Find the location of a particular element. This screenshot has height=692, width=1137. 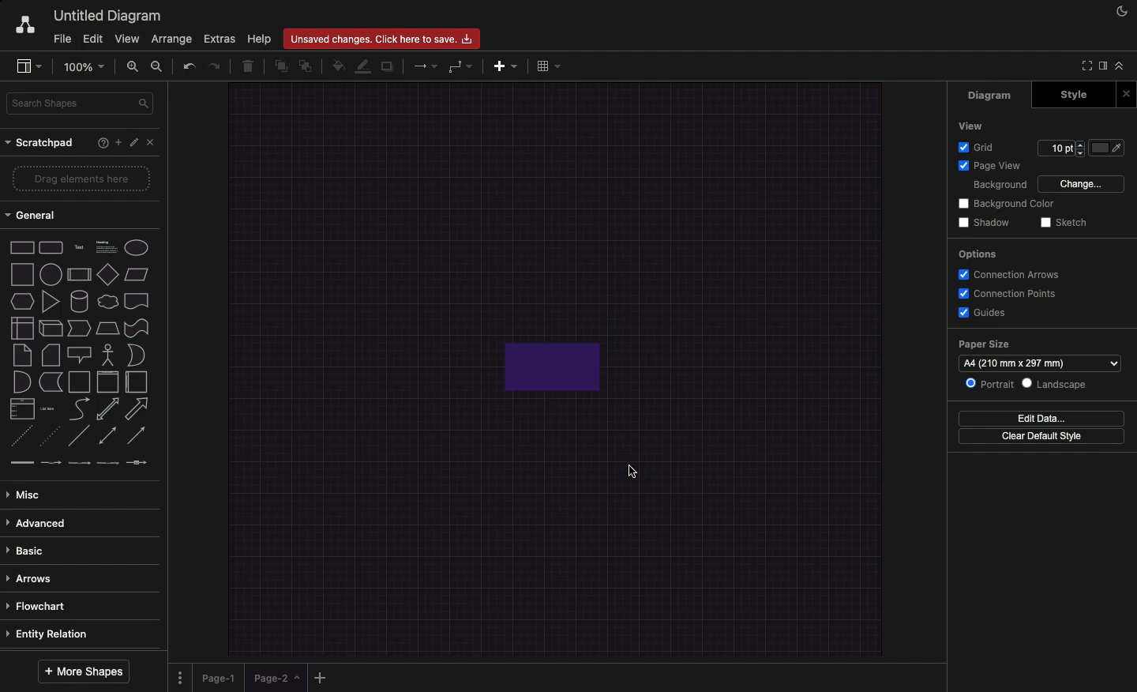

Zoom is located at coordinates (88, 66).